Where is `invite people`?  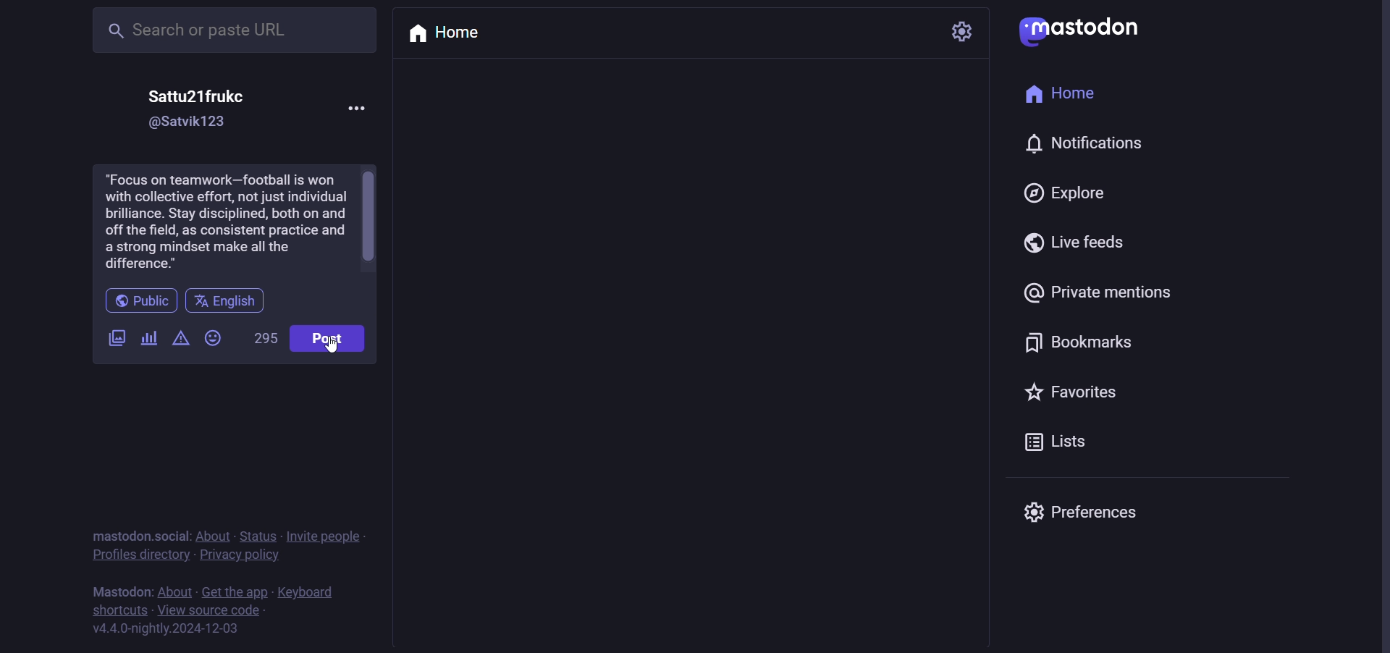
invite people is located at coordinates (328, 535).